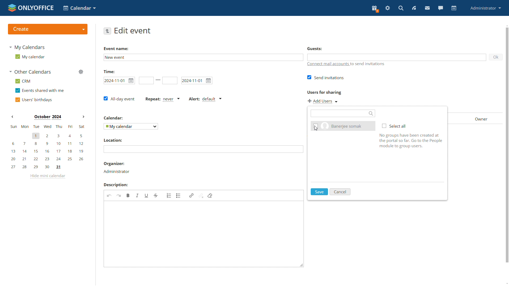  Describe the element at coordinates (343, 113) in the screenshot. I see `search users` at that location.